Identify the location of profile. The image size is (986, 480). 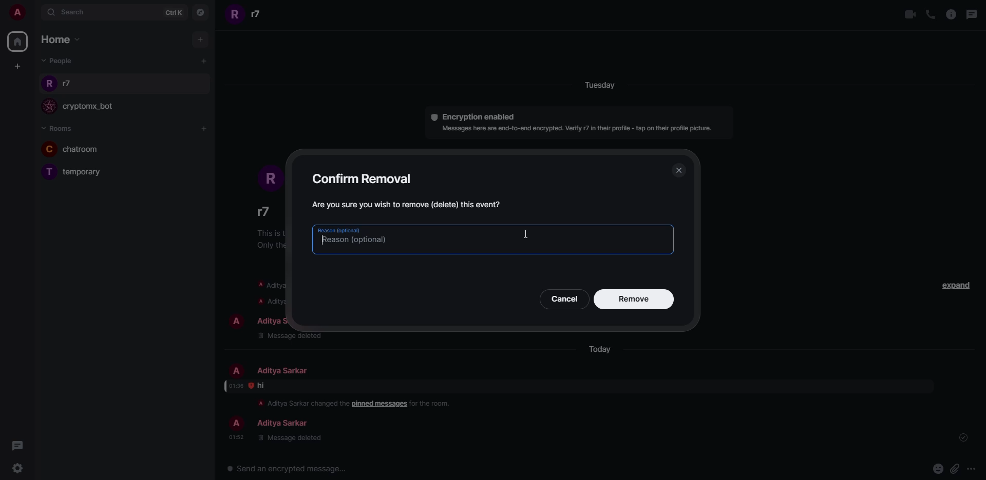
(237, 371).